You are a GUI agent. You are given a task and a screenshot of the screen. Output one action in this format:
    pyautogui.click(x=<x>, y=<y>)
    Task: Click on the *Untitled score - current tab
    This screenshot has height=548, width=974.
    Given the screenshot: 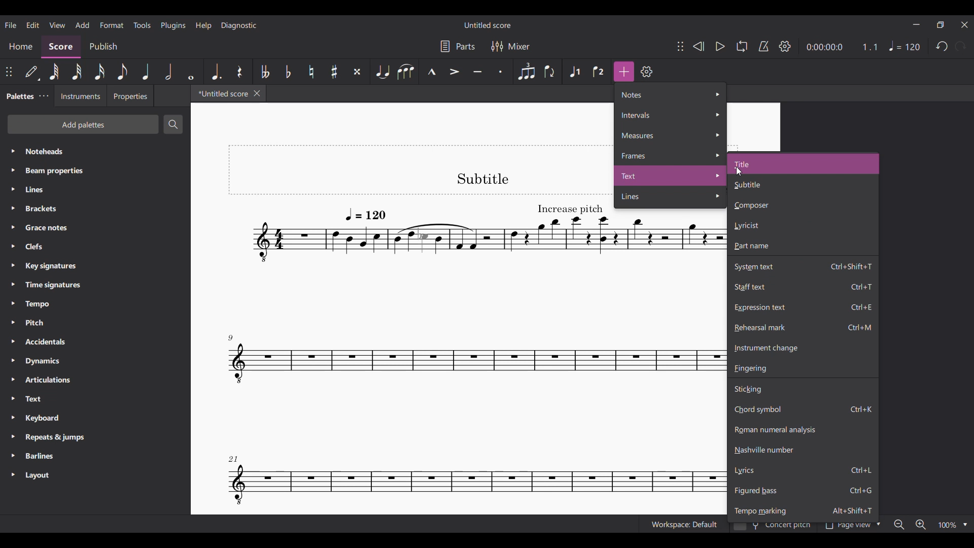 What is the action you would take?
    pyautogui.click(x=221, y=93)
    